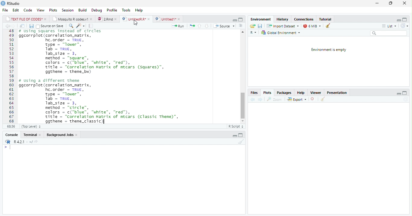 The width and height of the screenshot is (412, 216). What do you see at coordinates (80, 27) in the screenshot?
I see `code tools` at bounding box center [80, 27].